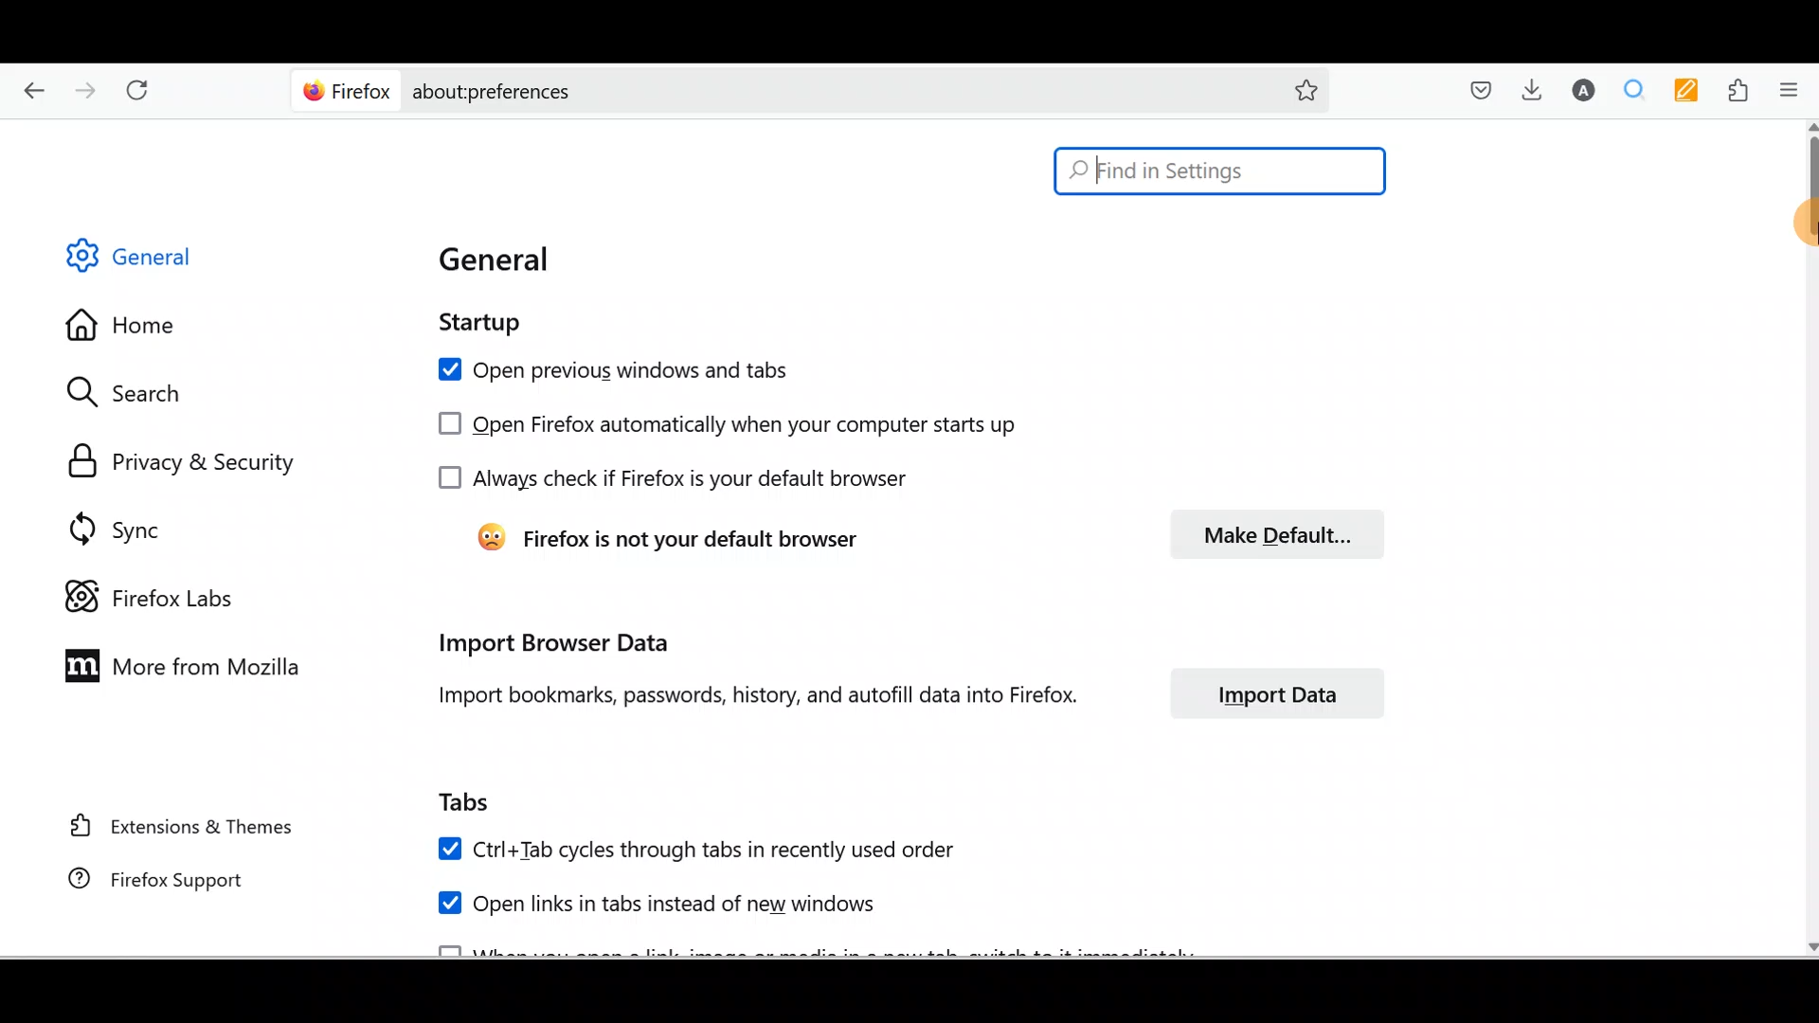 The width and height of the screenshot is (1819, 1023). What do you see at coordinates (151, 881) in the screenshot?
I see `Firefox support` at bounding box center [151, 881].